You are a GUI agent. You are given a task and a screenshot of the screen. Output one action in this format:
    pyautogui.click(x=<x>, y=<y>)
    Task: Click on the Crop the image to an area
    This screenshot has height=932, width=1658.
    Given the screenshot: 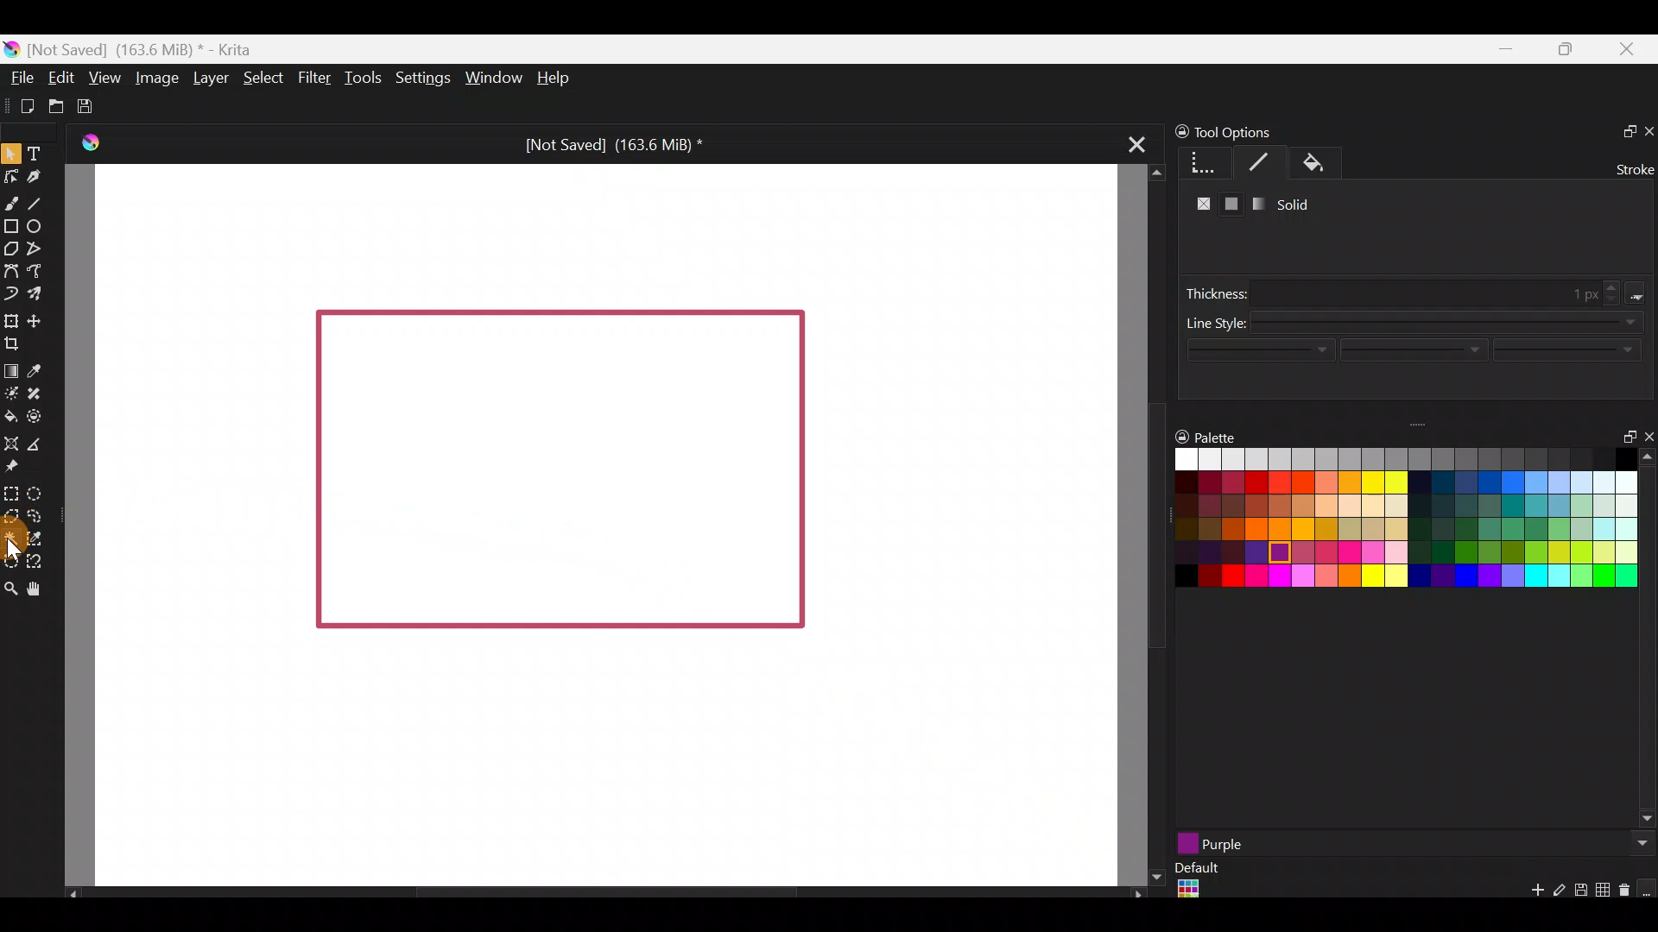 What is the action you would take?
    pyautogui.click(x=20, y=345)
    